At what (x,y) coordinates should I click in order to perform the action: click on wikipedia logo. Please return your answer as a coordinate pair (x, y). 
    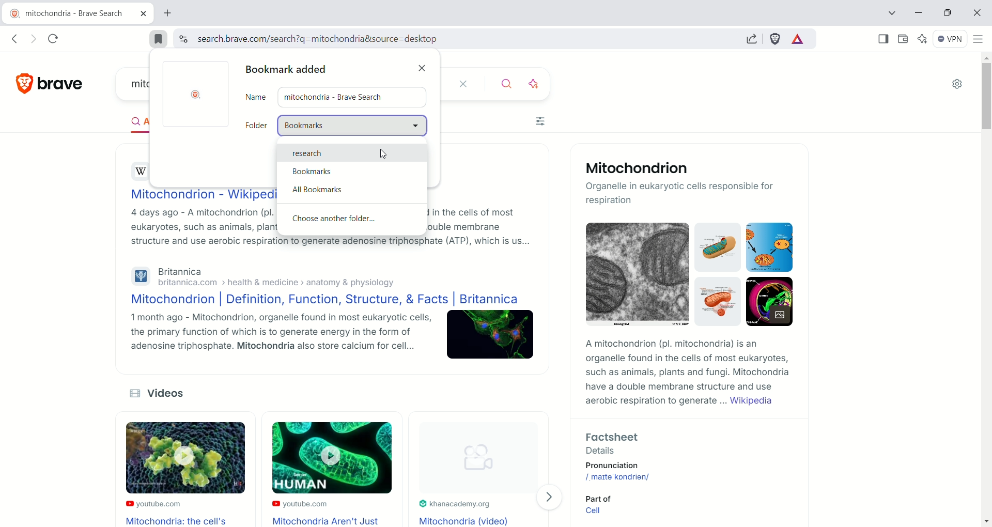
    Looking at the image, I should click on (142, 171).